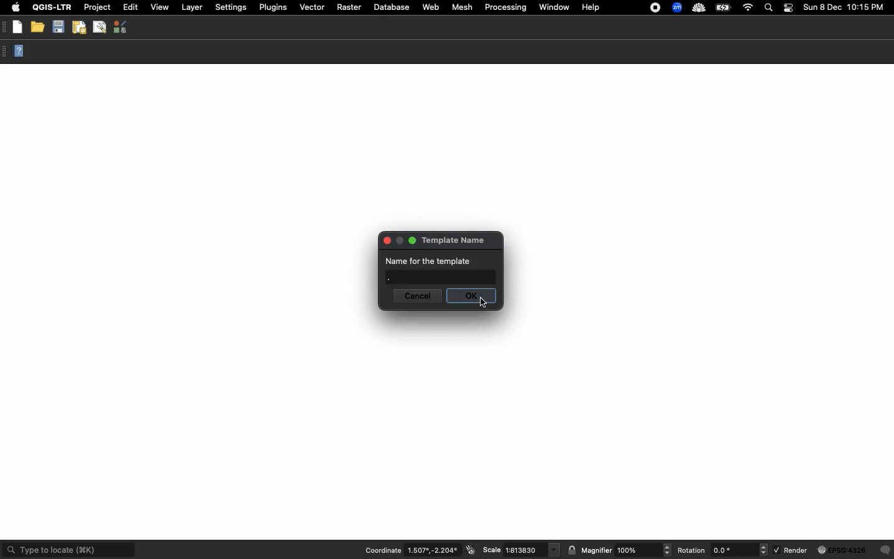  I want to click on Search, so click(770, 8).